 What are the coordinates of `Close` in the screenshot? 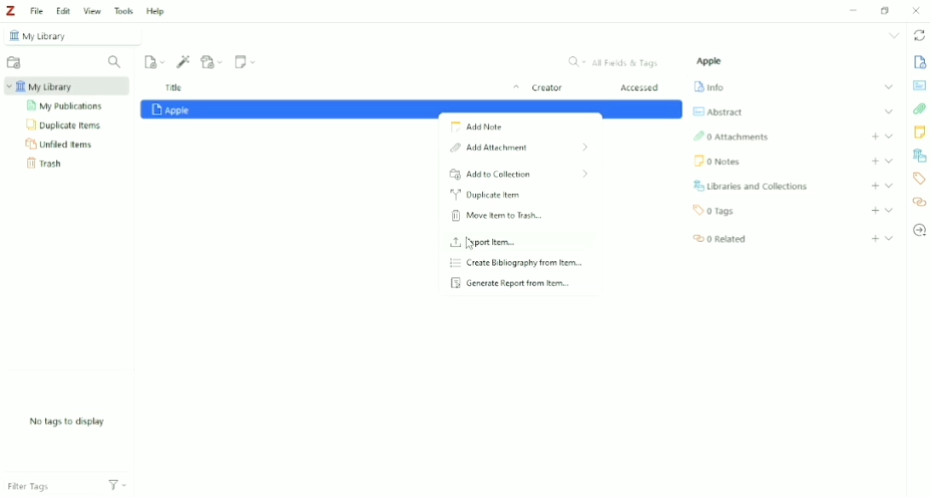 It's located at (918, 10).